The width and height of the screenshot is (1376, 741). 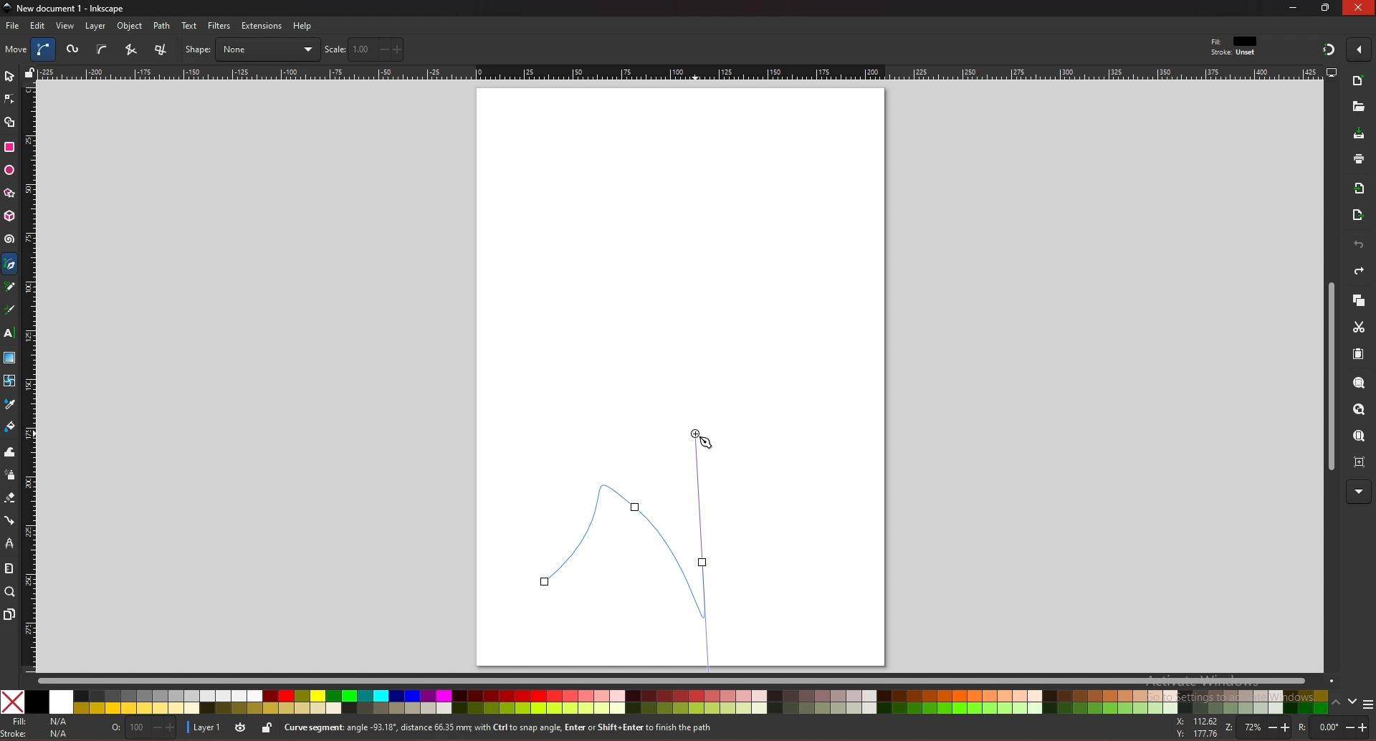 What do you see at coordinates (261, 27) in the screenshot?
I see `extensions` at bounding box center [261, 27].